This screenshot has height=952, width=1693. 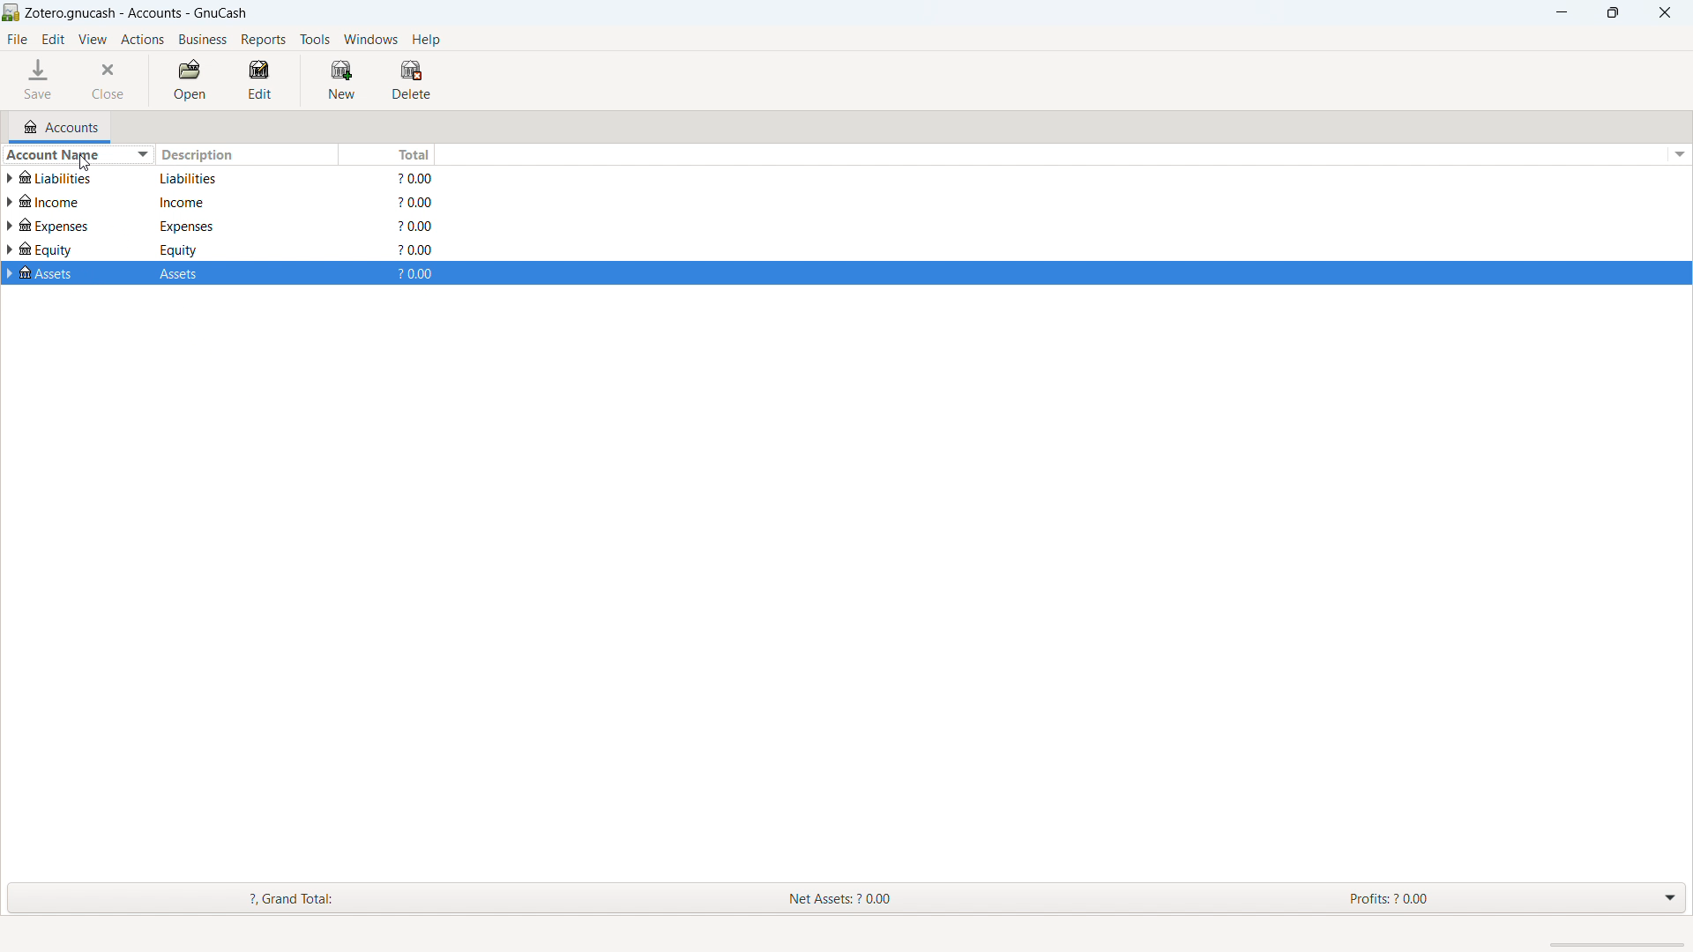 What do you see at coordinates (93, 39) in the screenshot?
I see `view` at bounding box center [93, 39].